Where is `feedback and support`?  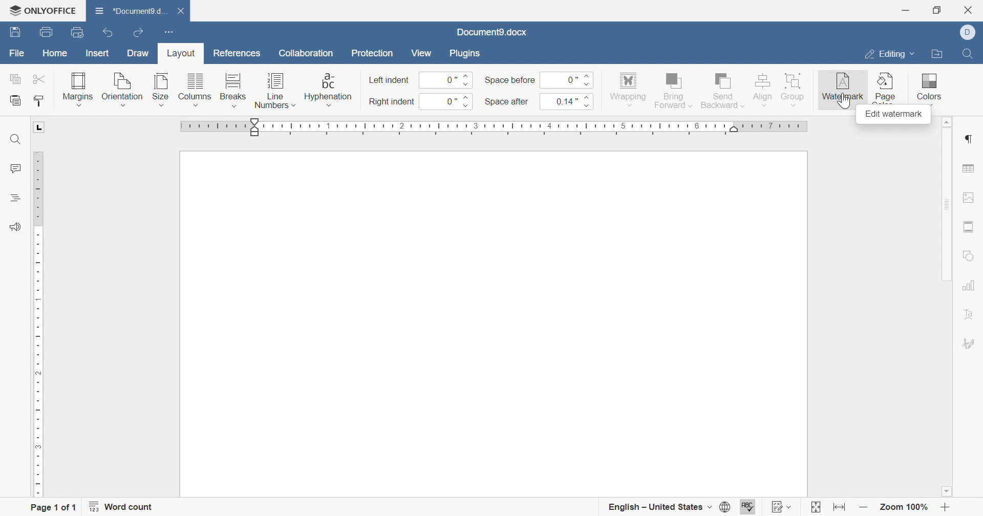 feedback and support is located at coordinates (15, 227).